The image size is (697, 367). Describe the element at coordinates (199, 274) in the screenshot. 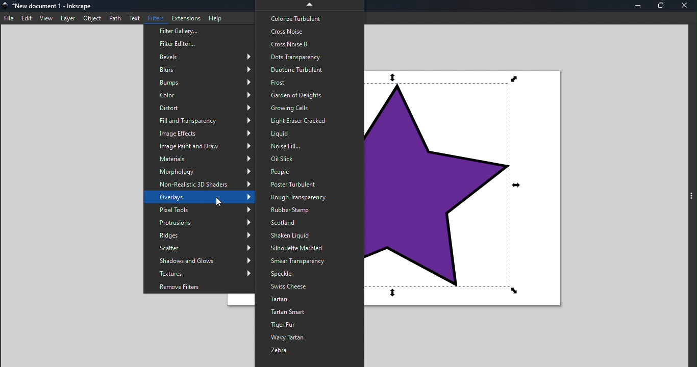

I see `Textures` at that location.